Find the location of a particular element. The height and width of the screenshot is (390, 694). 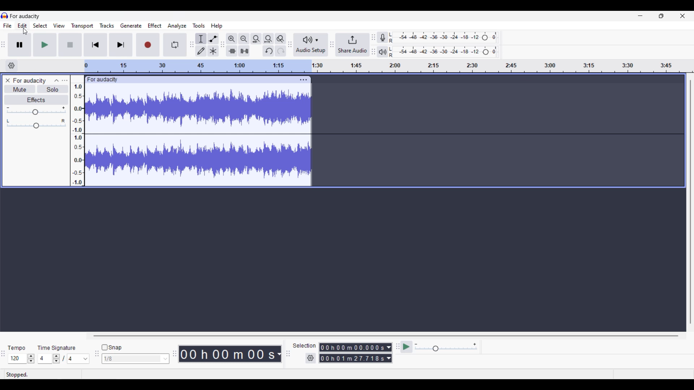

Pan slider is located at coordinates (37, 123).